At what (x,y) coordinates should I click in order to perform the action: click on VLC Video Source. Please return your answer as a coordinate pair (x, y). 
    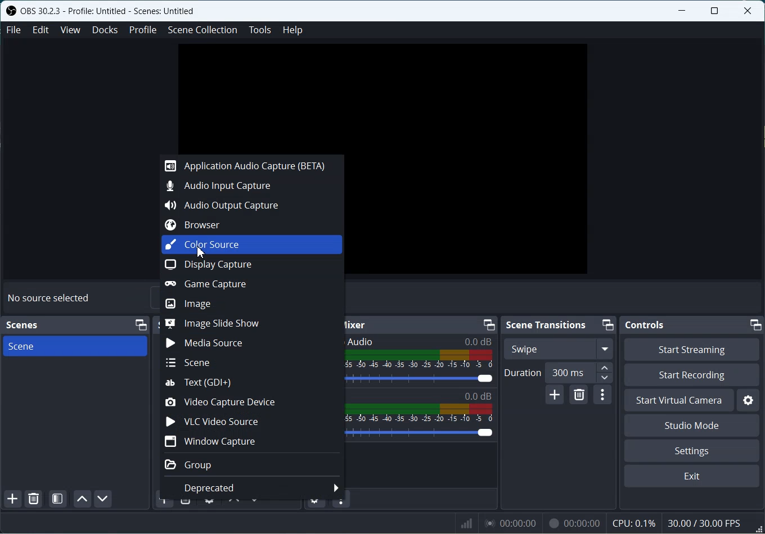
    Looking at the image, I should click on (251, 421).